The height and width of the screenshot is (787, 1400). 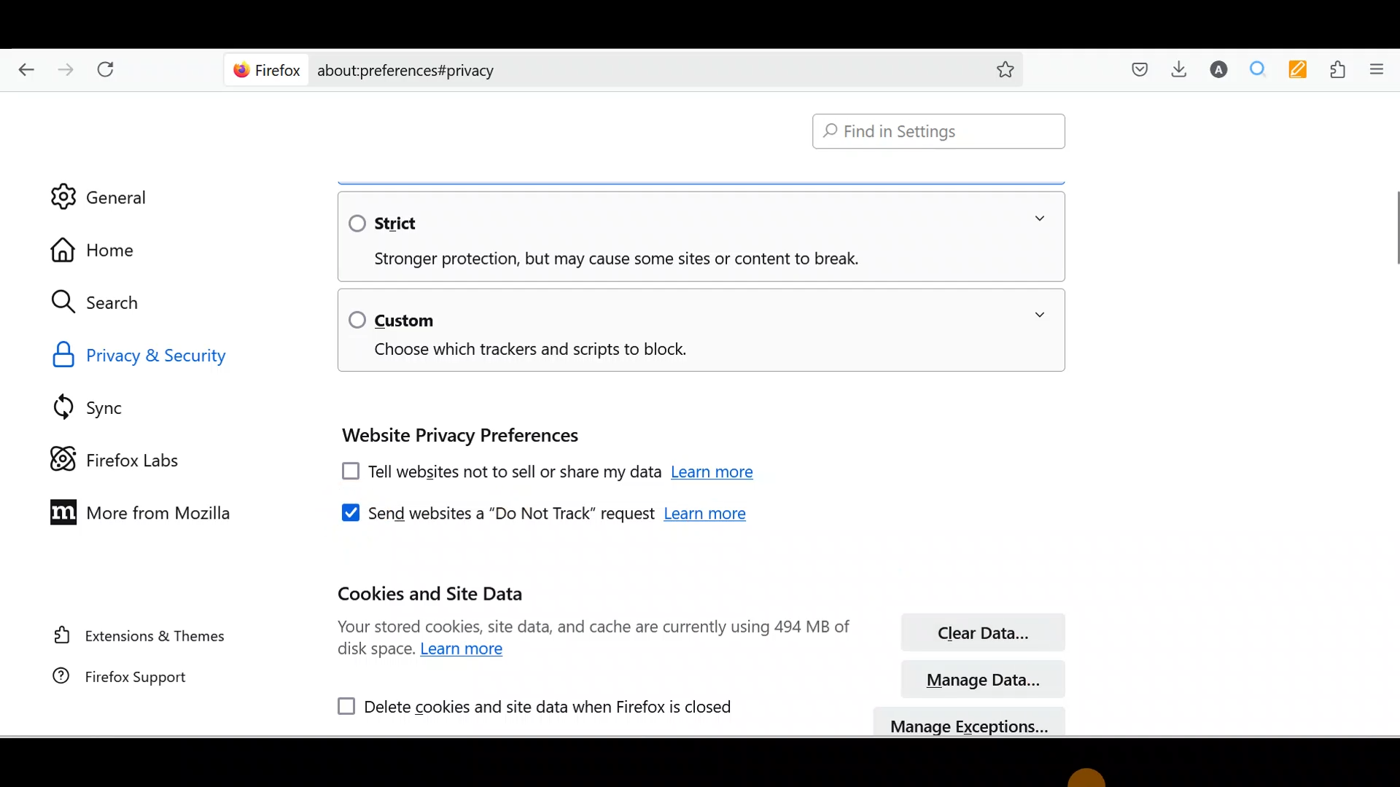 I want to click on disk space., so click(x=376, y=651).